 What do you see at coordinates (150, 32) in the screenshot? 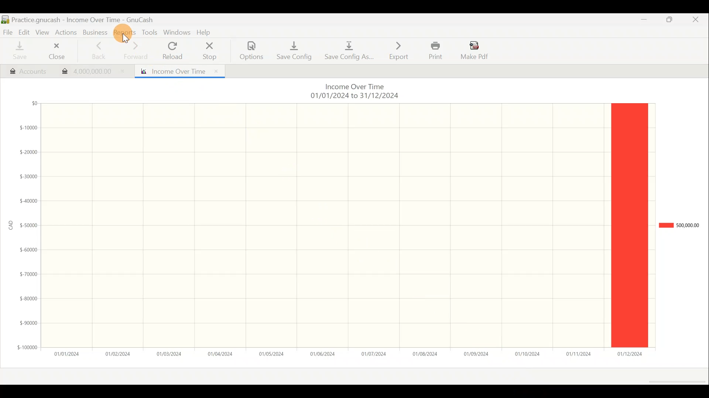
I see `Tools` at bounding box center [150, 32].